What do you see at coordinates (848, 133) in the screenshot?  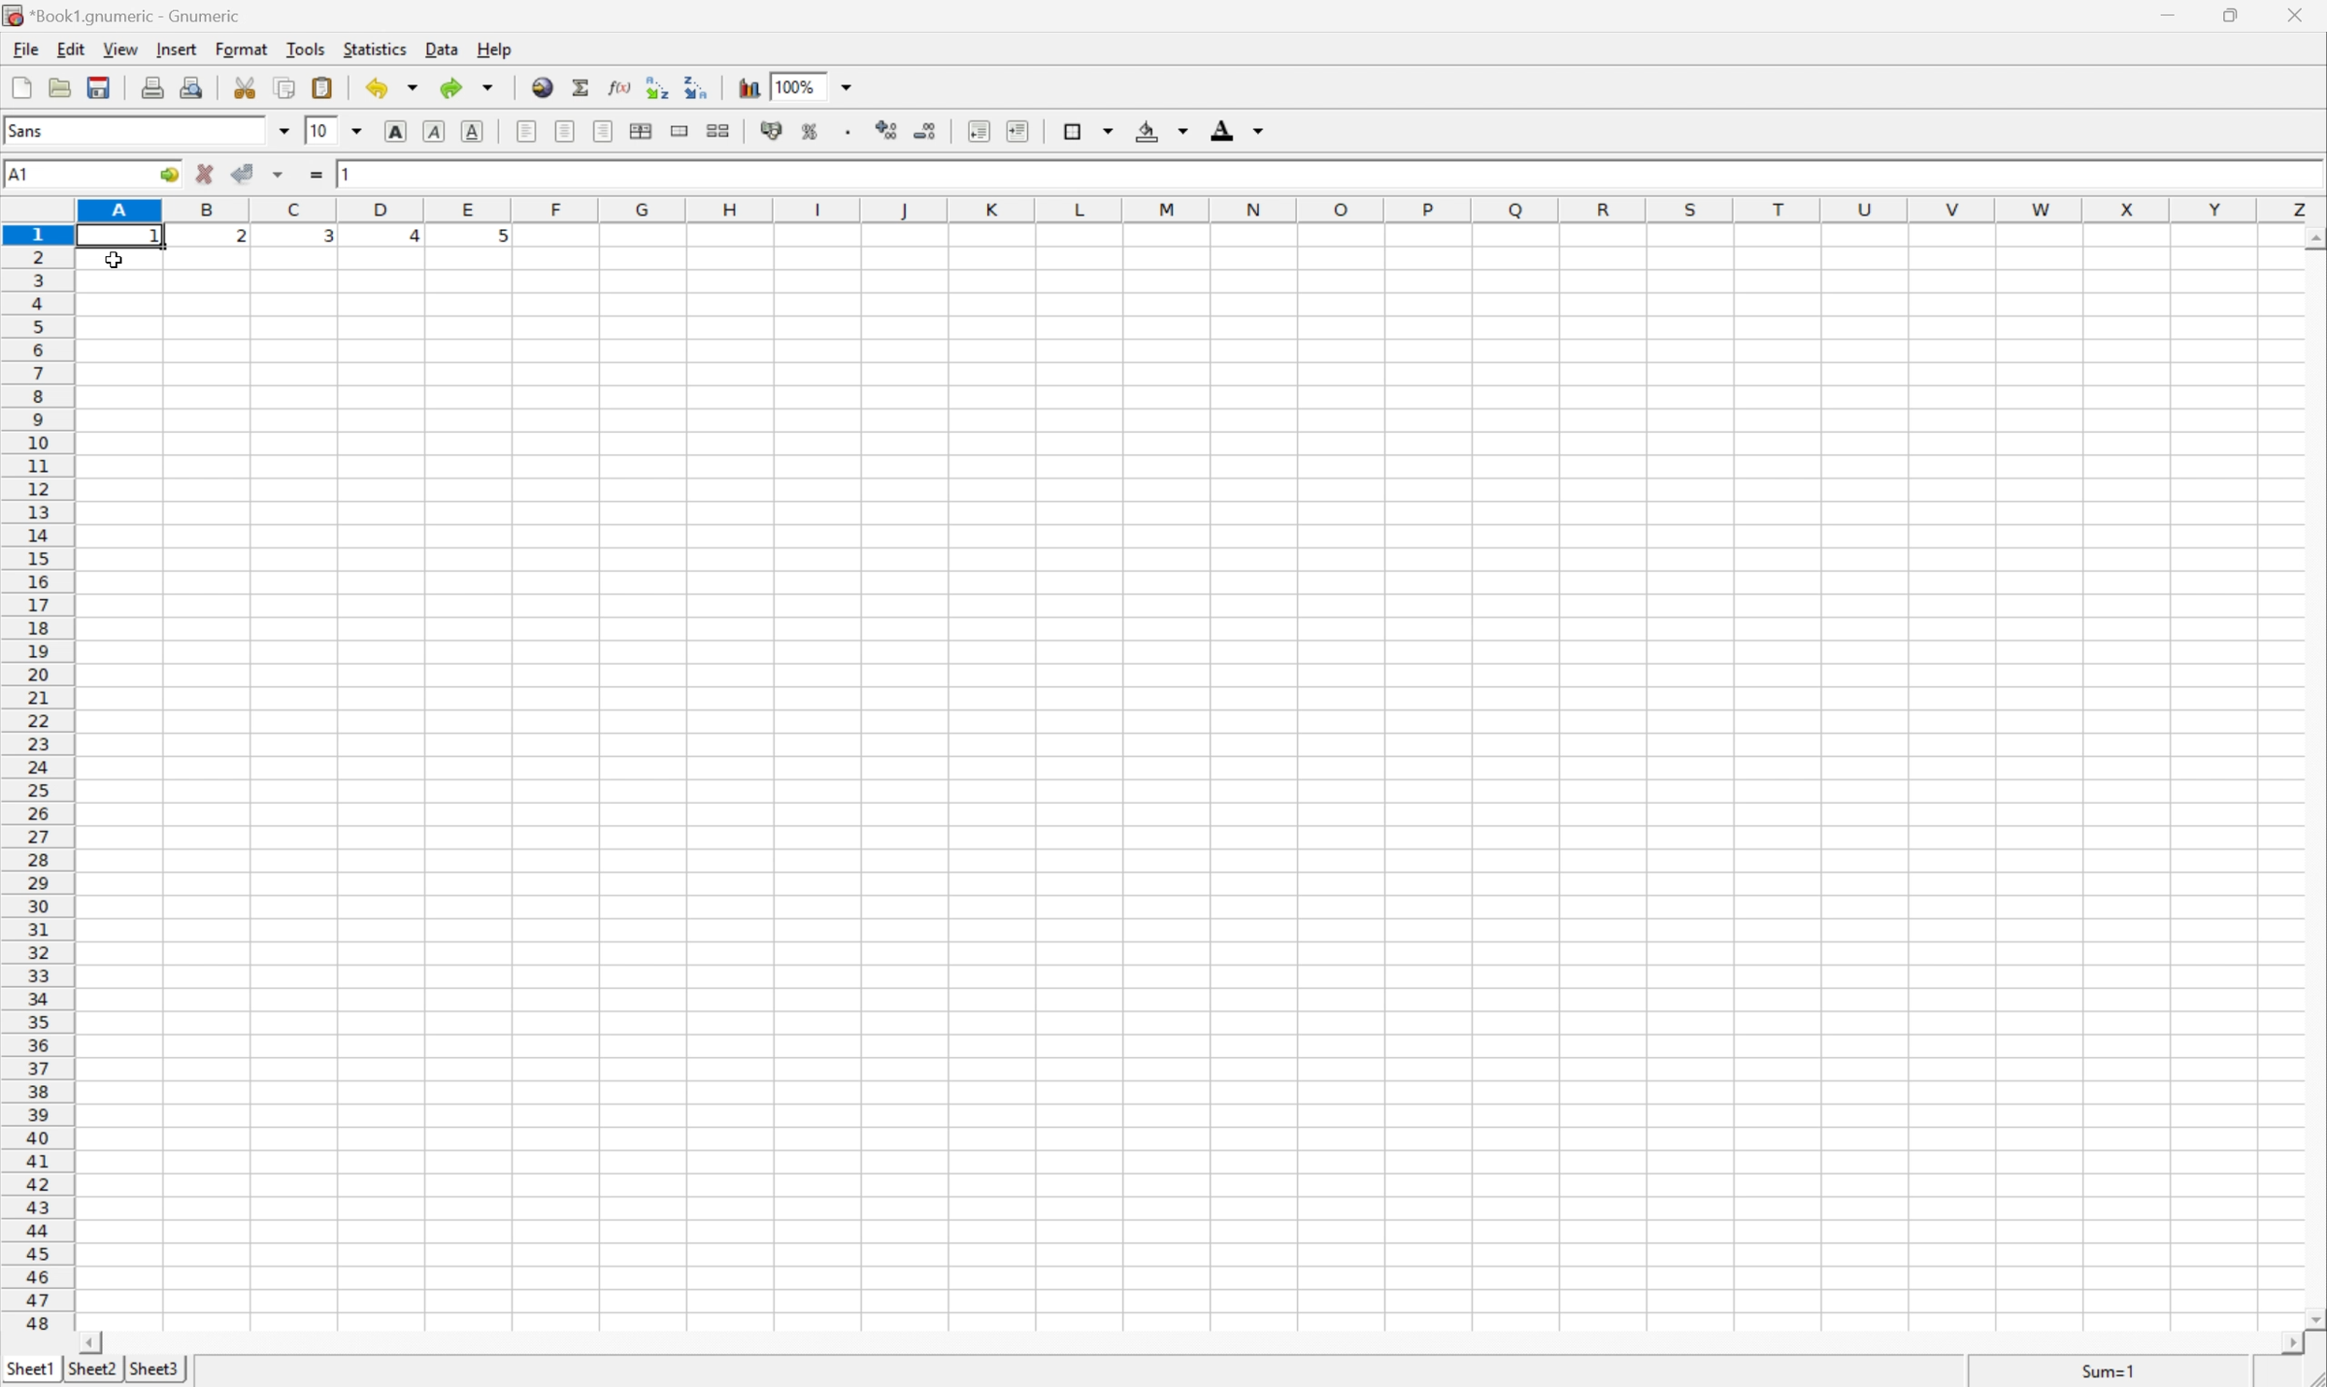 I see `Set the format of the selected cells to include a thousands separator` at bounding box center [848, 133].